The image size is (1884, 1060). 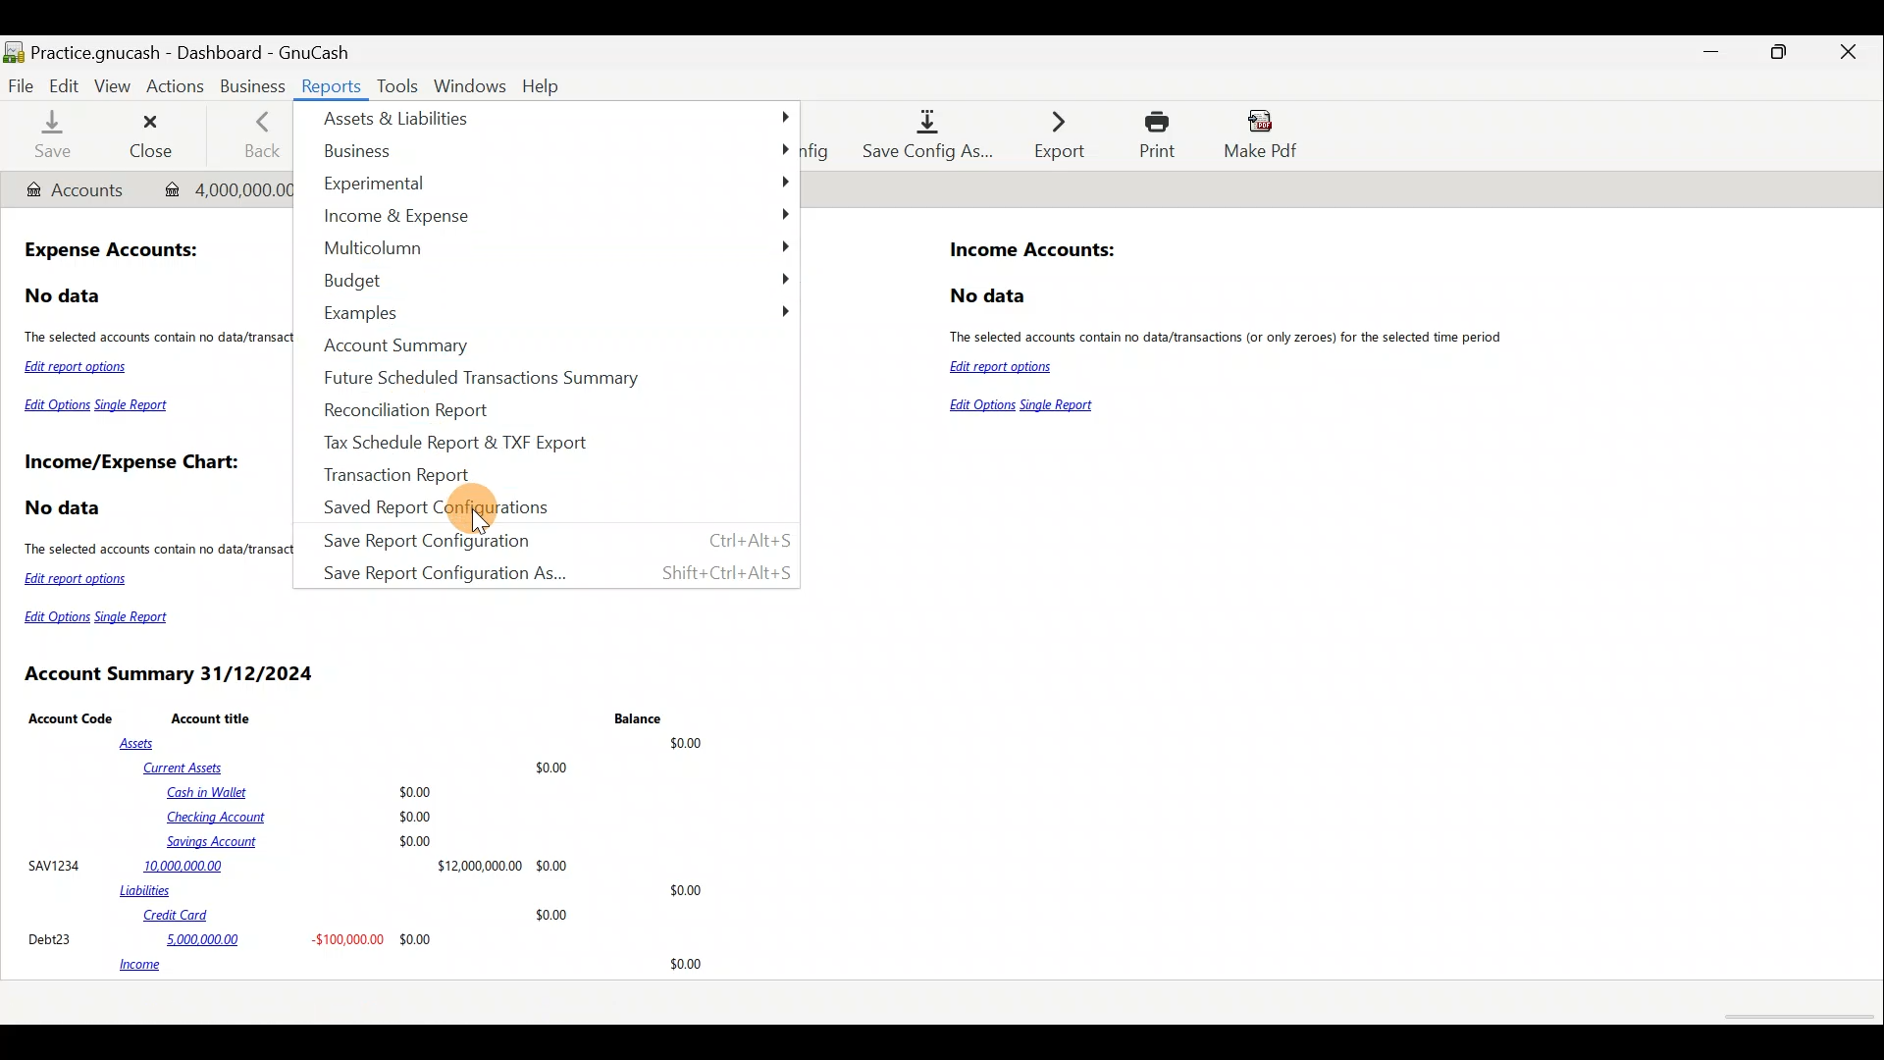 I want to click on Maximise, so click(x=1783, y=58).